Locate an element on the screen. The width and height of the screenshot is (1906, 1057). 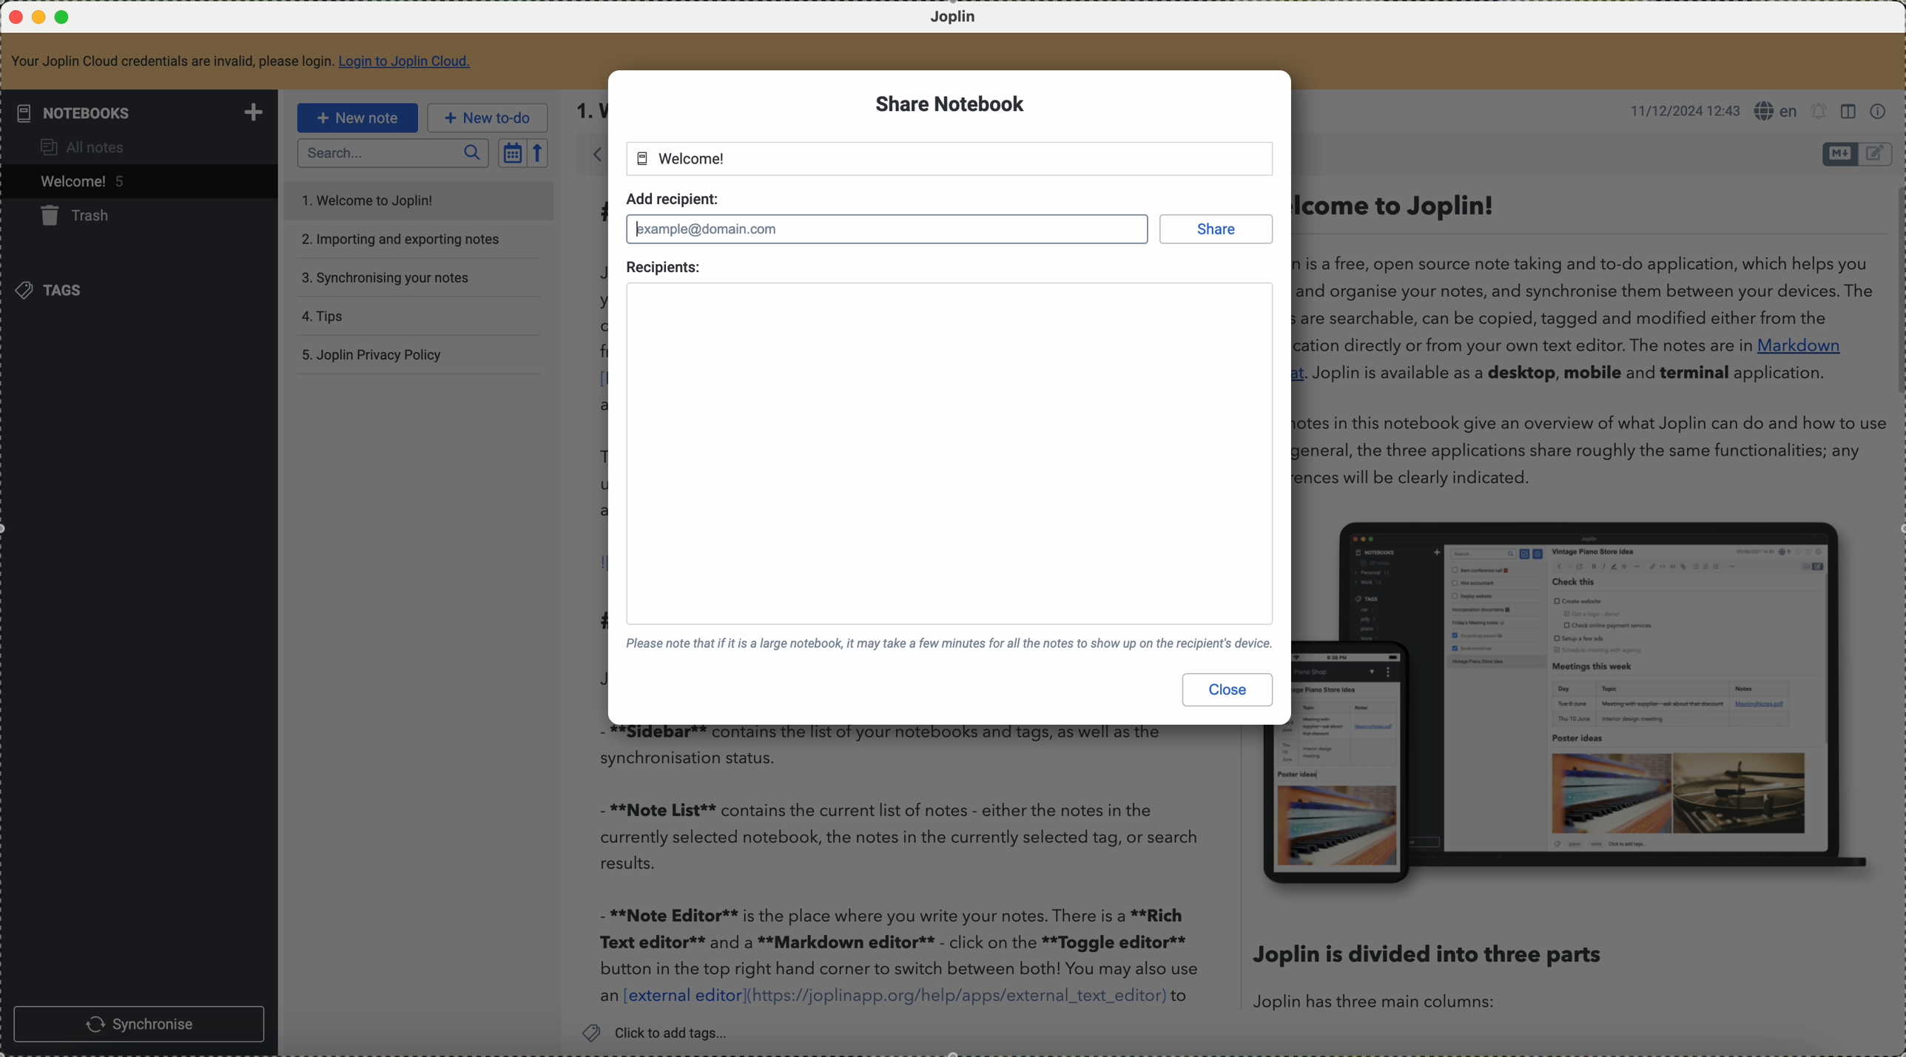
maximize Joplin is located at coordinates (65, 18).